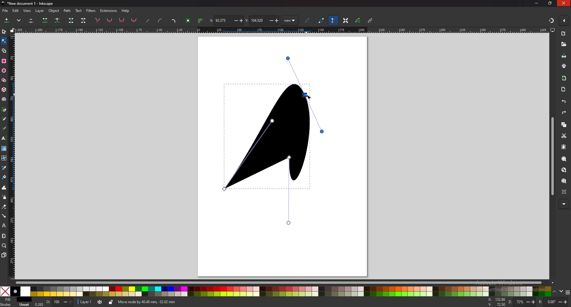  I want to click on connector, so click(4, 216).